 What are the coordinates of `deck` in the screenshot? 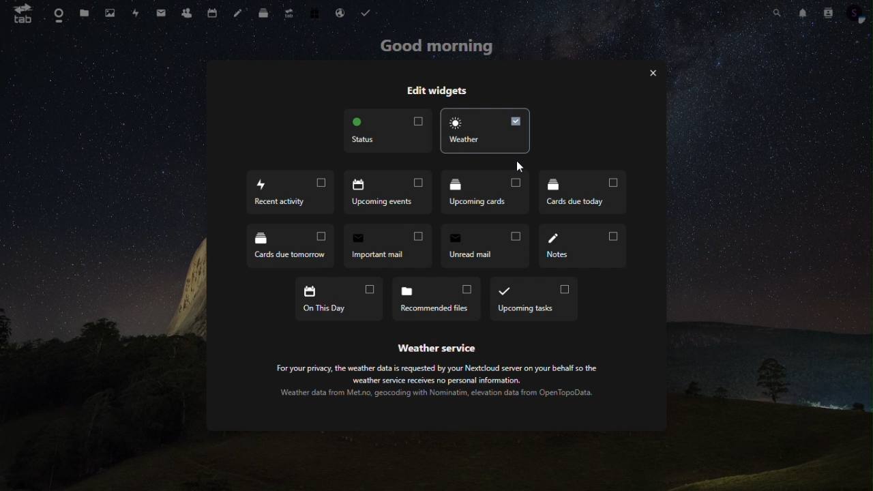 It's located at (265, 14).